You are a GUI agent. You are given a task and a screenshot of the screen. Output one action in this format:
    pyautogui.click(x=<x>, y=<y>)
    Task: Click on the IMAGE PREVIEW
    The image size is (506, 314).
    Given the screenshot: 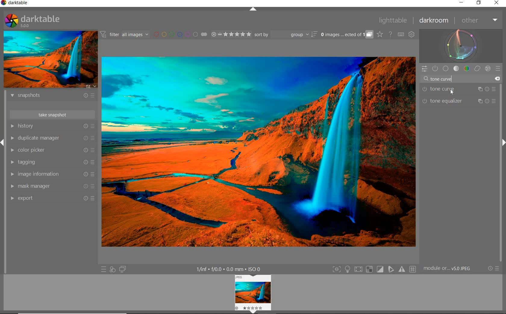 What is the action you would take?
    pyautogui.click(x=50, y=60)
    